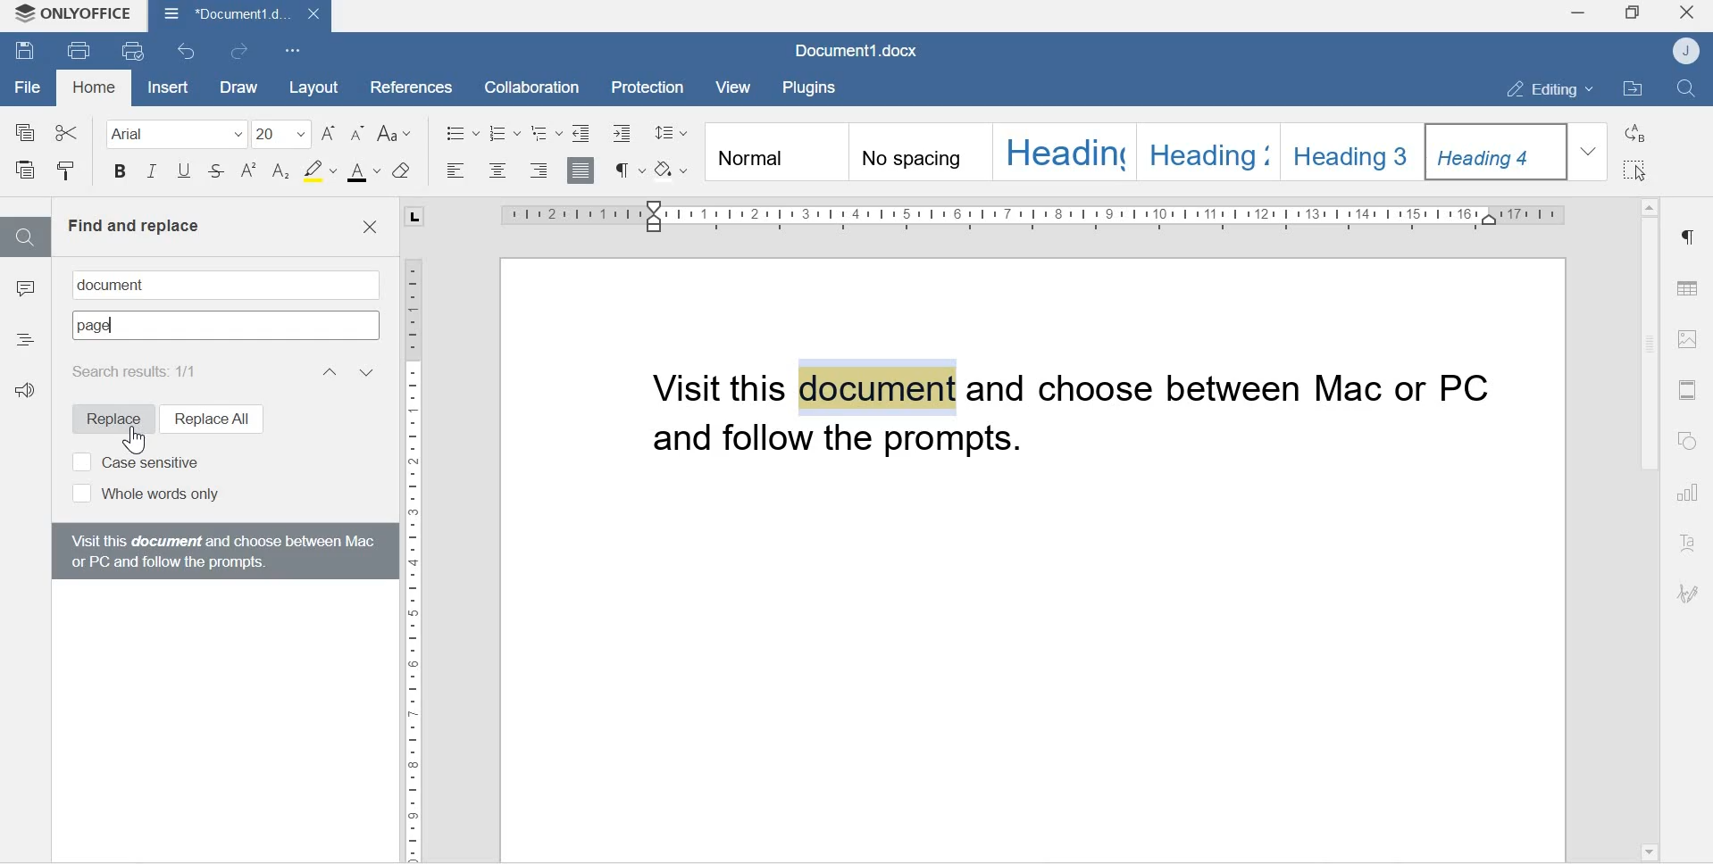 The height and width of the screenshot is (864, 1713). Describe the element at coordinates (397, 134) in the screenshot. I see `Change case` at that location.